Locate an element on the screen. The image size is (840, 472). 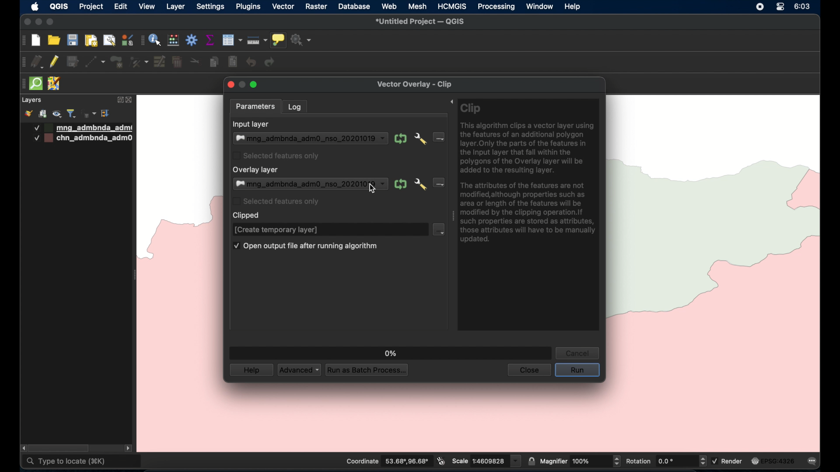
render is located at coordinates (728, 461).